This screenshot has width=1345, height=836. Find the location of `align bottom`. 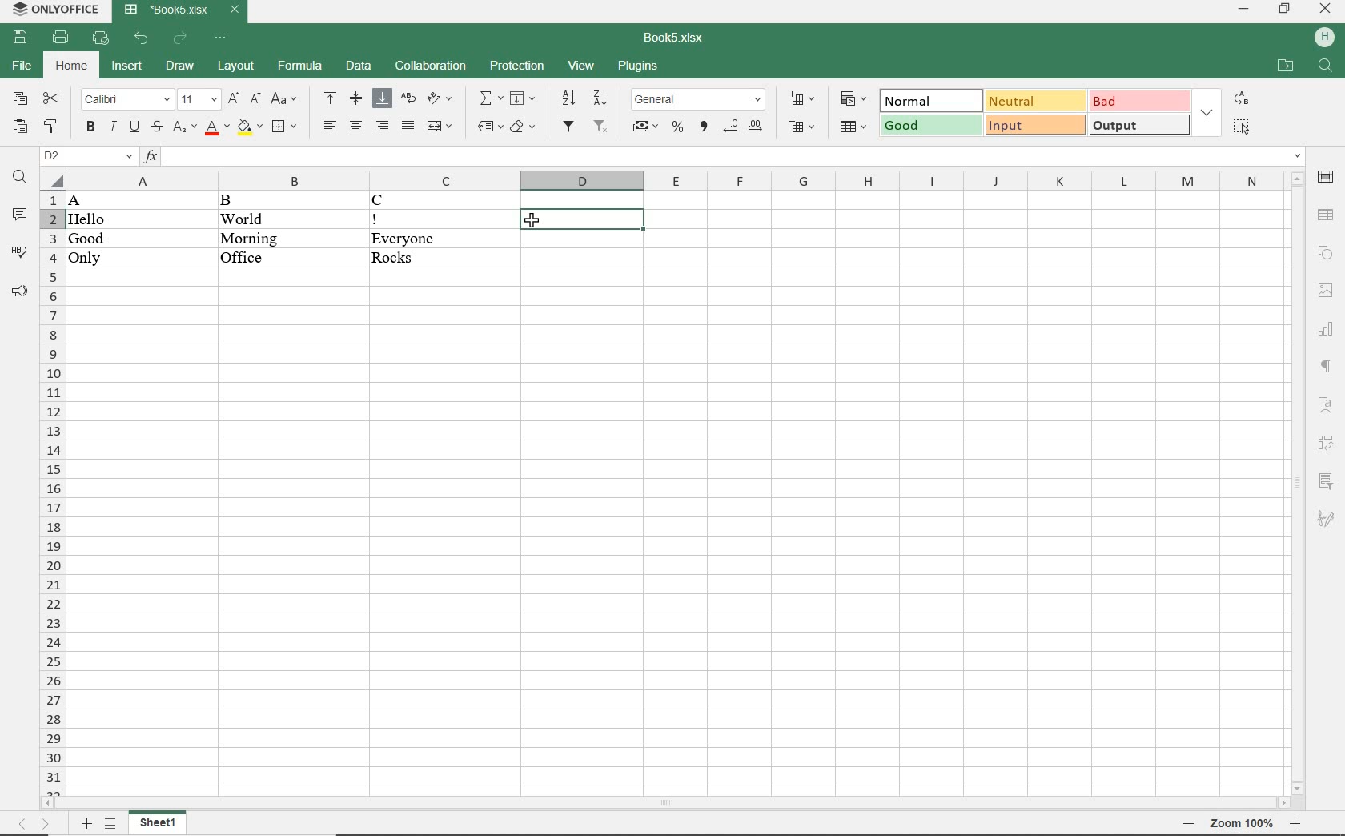

align bottom is located at coordinates (383, 98).